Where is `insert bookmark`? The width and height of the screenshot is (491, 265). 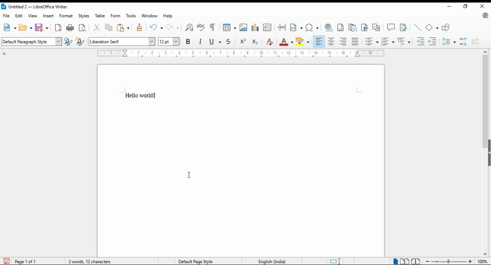 insert bookmark is located at coordinates (366, 28).